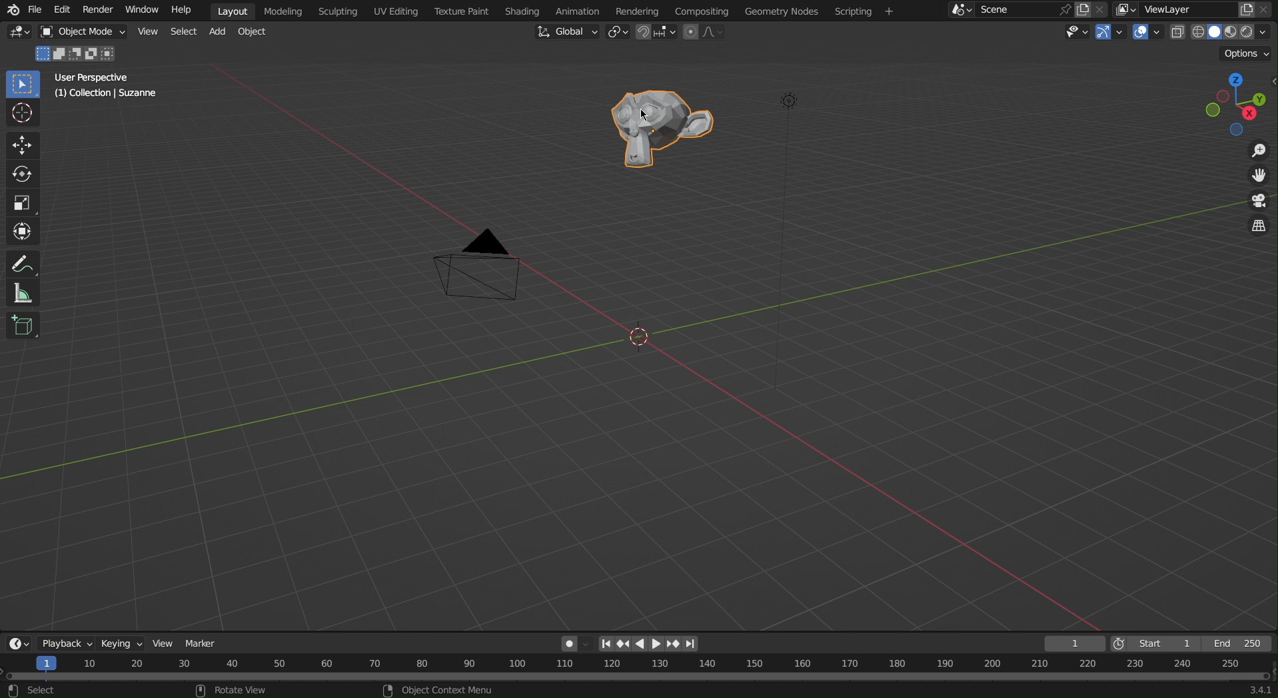 This screenshot has width=1278, height=698. Describe the element at coordinates (66, 645) in the screenshot. I see `Playback` at that location.